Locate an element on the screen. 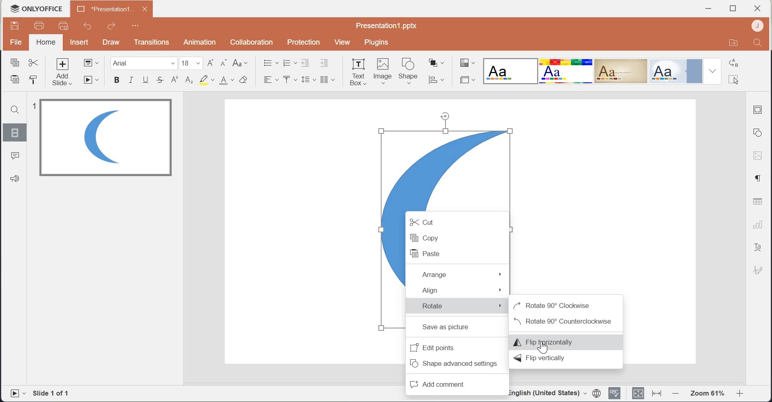 This screenshot has width=772, height=402. Decrease Indent is located at coordinates (306, 63).